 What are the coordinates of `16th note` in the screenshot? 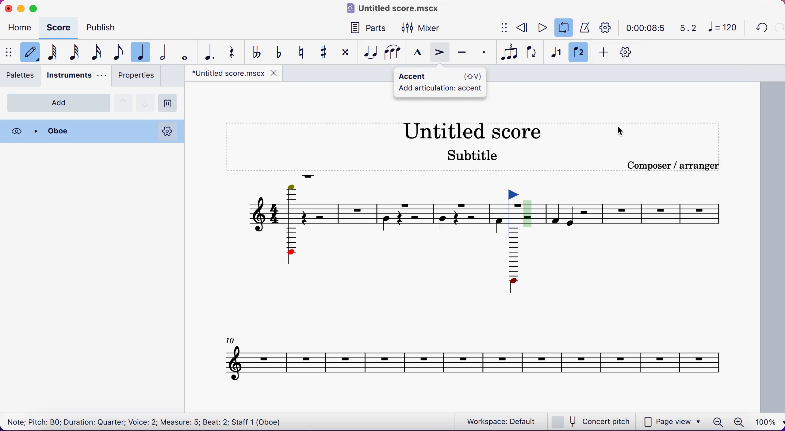 It's located at (96, 52).